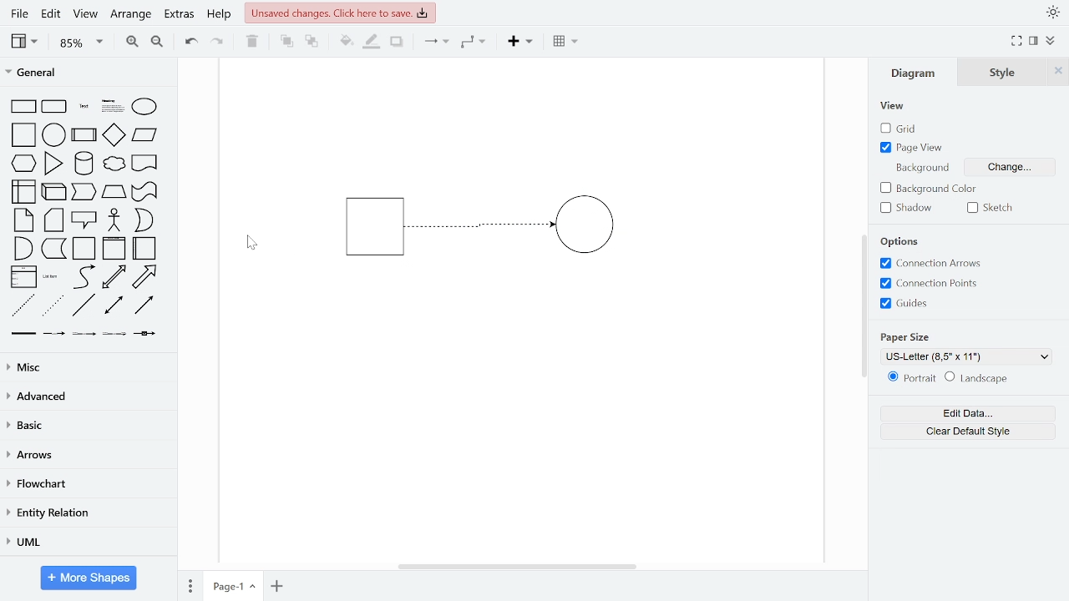 The image size is (1069, 601). What do you see at coordinates (87, 425) in the screenshot?
I see `basic` at bounding box center [87, 425].